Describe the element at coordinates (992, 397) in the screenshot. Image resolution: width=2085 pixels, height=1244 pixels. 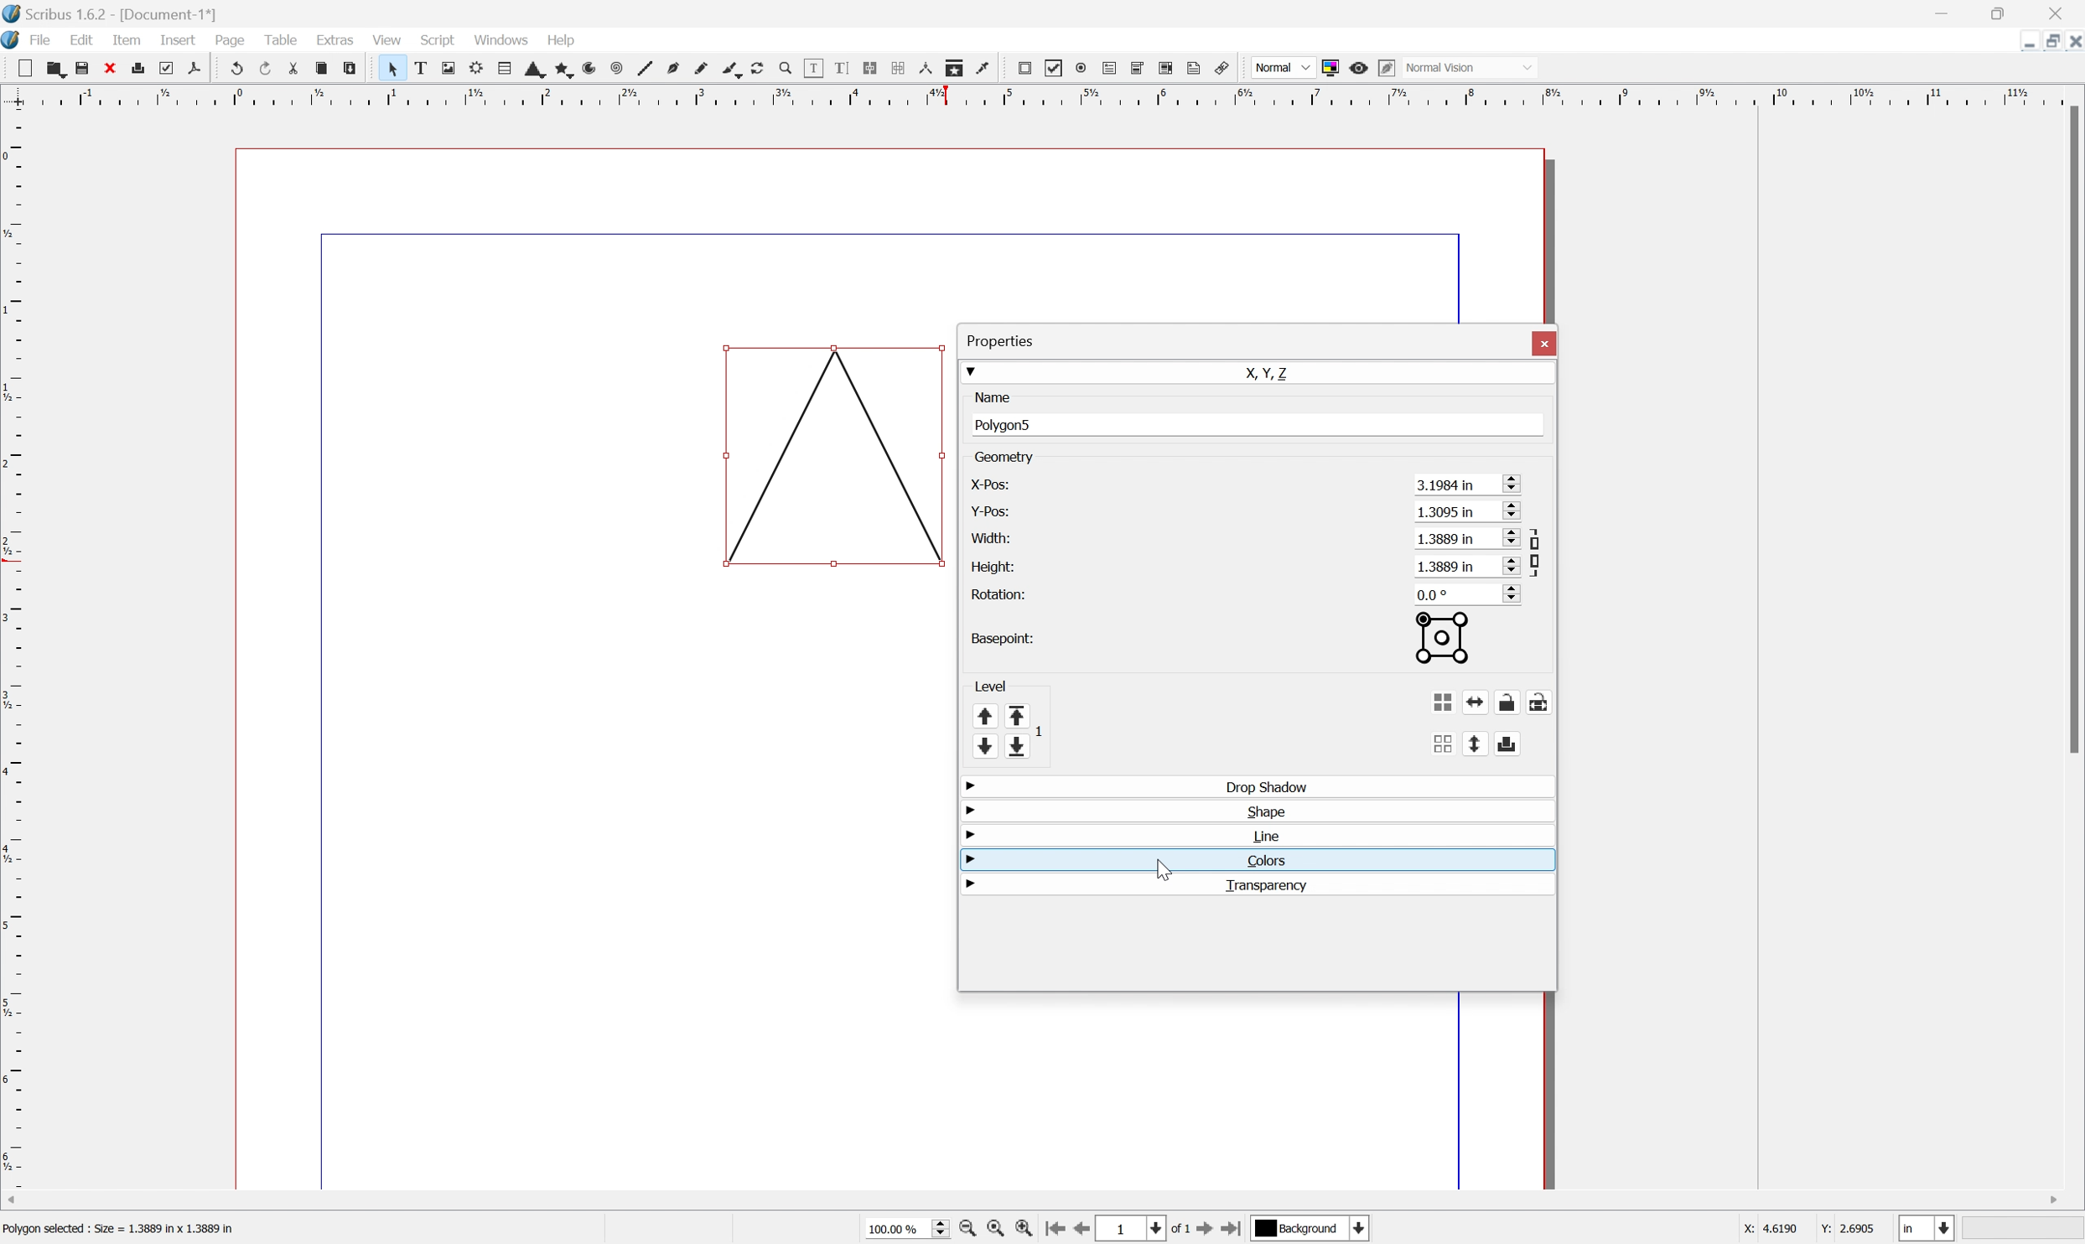
I see `Name` at that location.